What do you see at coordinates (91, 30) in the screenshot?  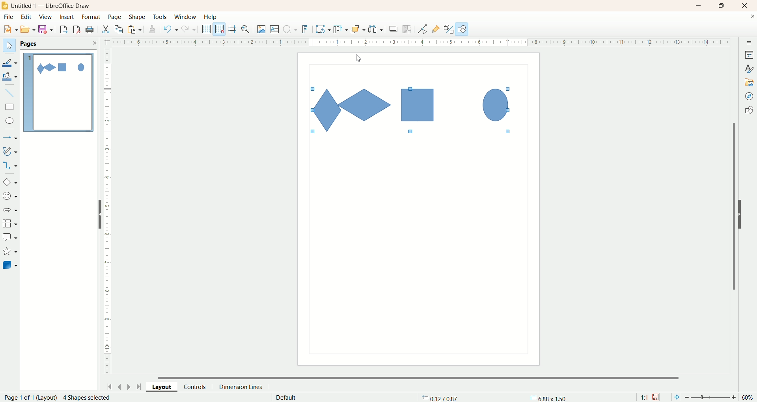 I see `export as PDF` at bounding box center [91, 30].